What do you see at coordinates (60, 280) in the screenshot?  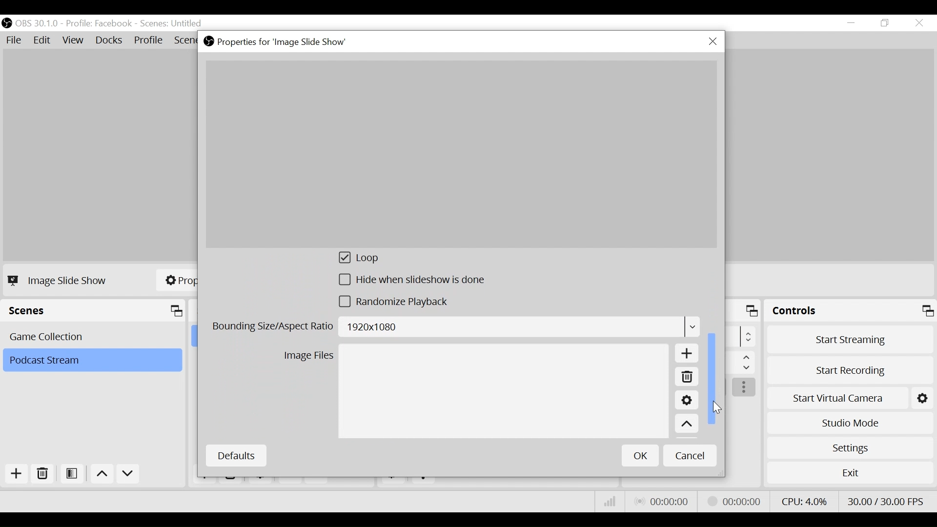 I see `Image Slide Show` at bounding box center [60, 280].